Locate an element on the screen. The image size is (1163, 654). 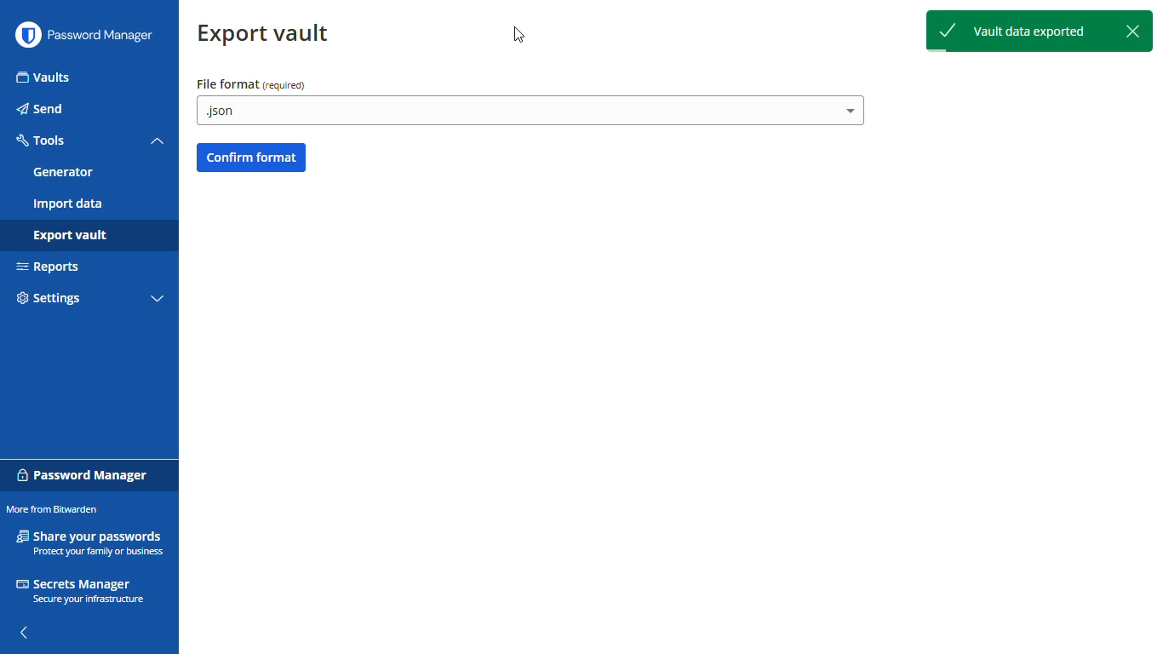
toggle collapse is located at coordinates (158, 300).